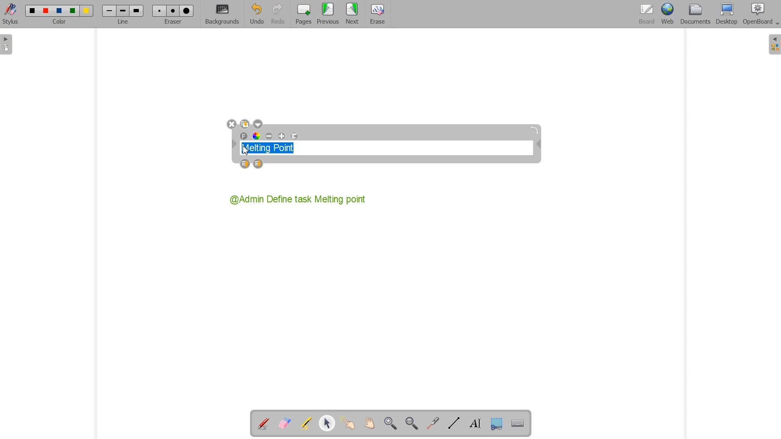  Describe the element at coordinates (667, 15) in the screenshot. I see `Web` at that location.